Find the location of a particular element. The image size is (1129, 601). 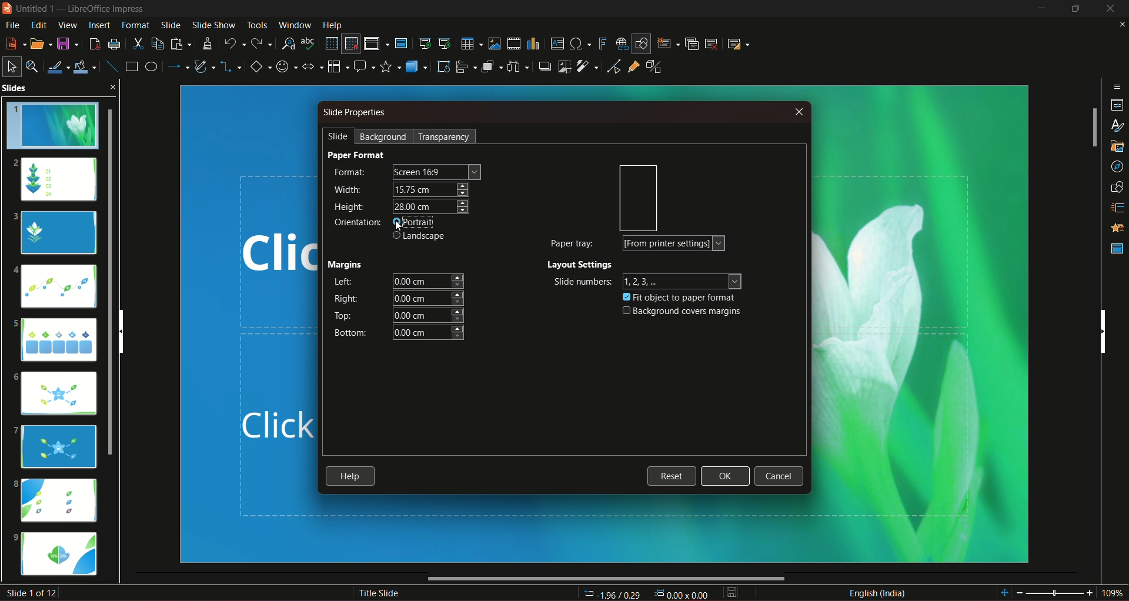

language is located at coordinates (877, 592).